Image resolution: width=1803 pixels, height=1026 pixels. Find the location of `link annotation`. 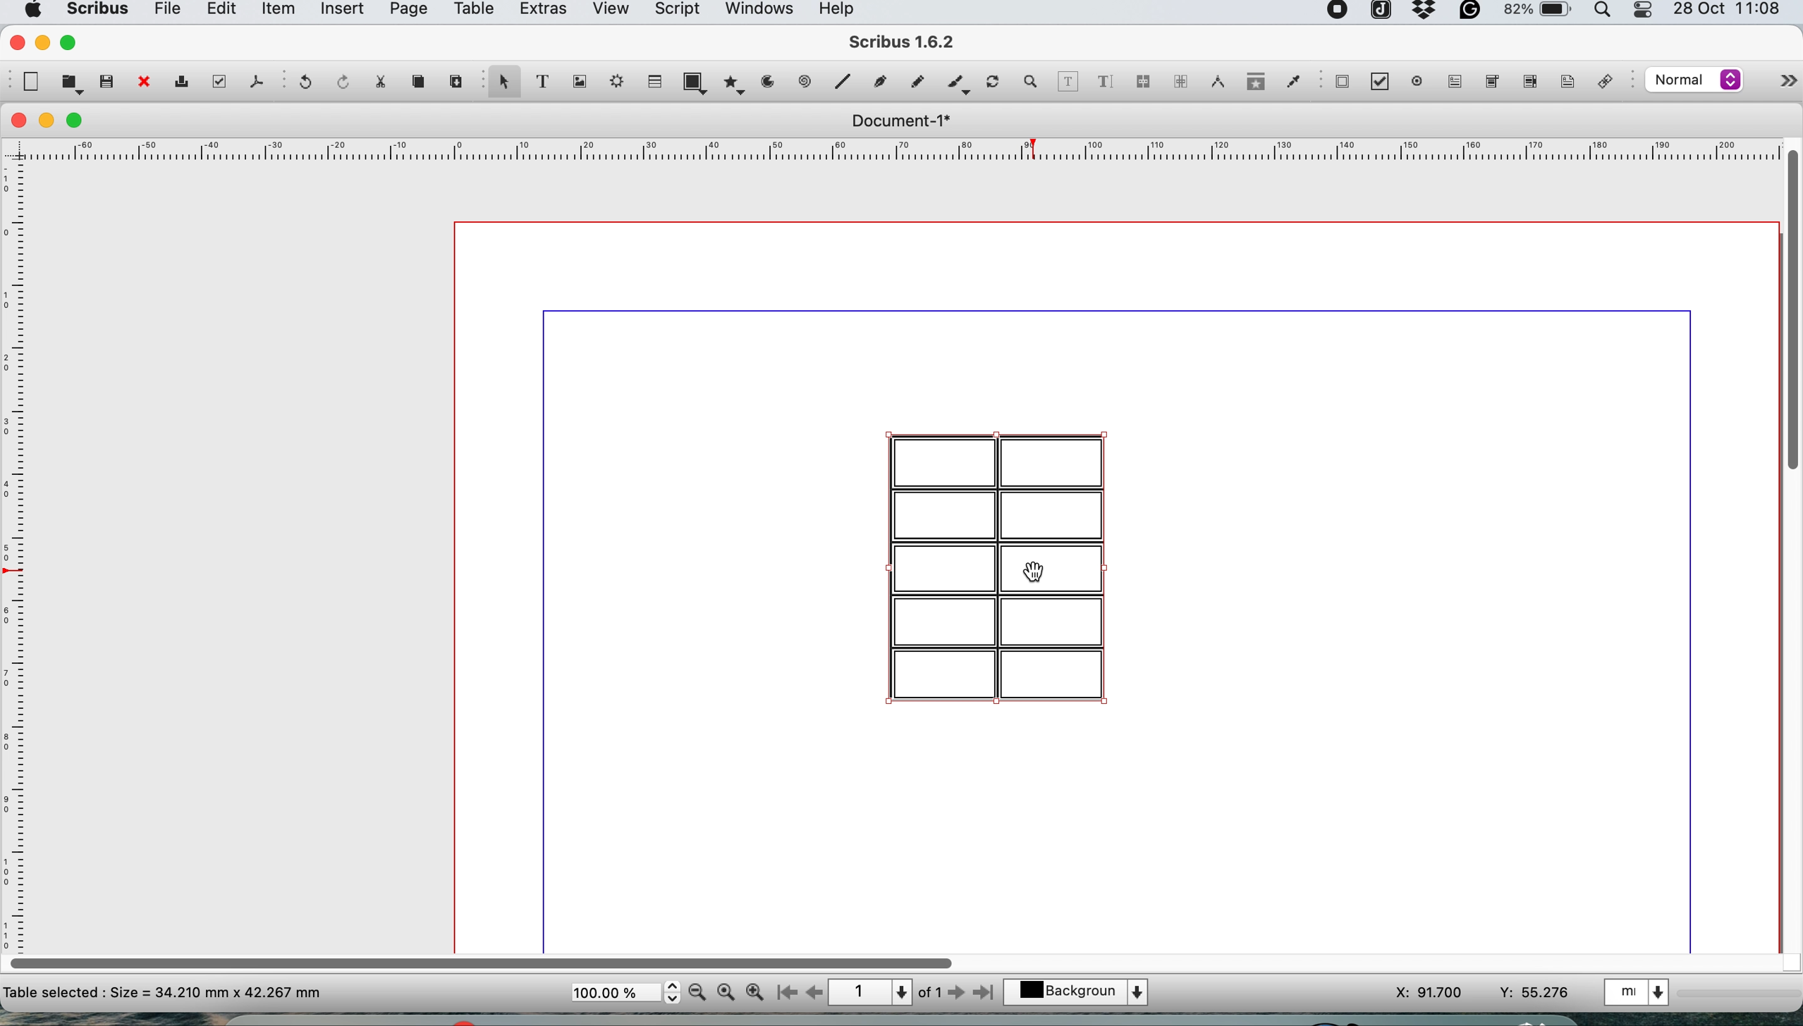

link annotation is located at coordinates (1609, 83).